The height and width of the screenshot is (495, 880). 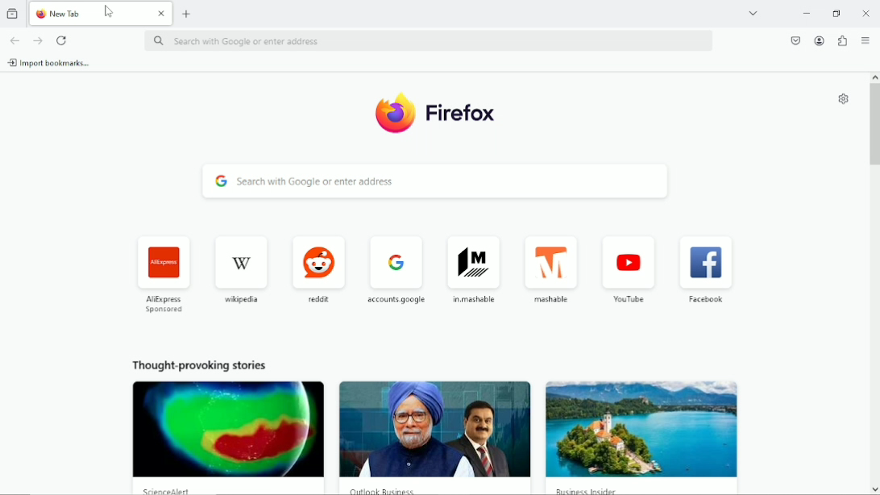 I want to click on View recent browsing, so click(x=13, y=13).